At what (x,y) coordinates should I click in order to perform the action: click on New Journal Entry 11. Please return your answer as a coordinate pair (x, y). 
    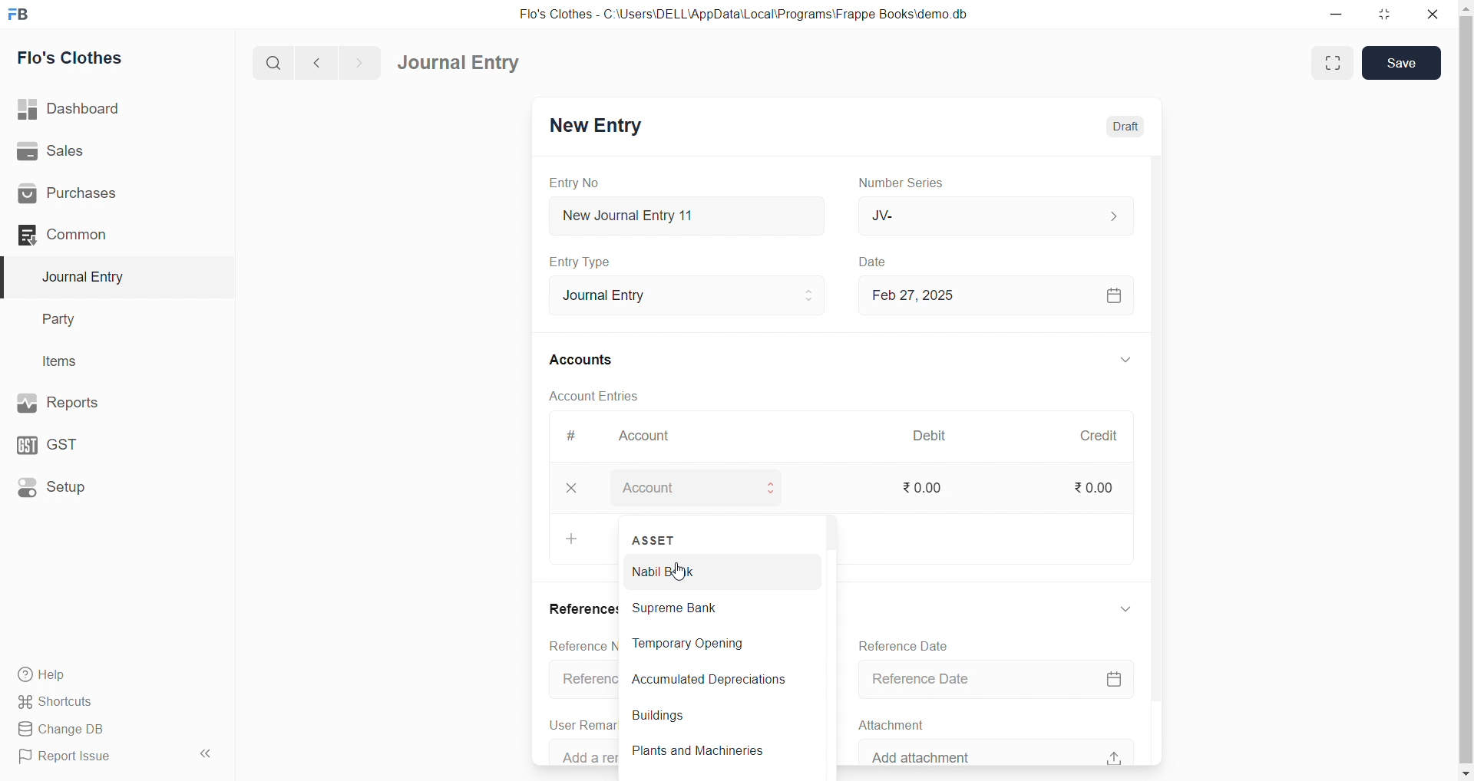
    Looking at the image, I should click on (696, 216).